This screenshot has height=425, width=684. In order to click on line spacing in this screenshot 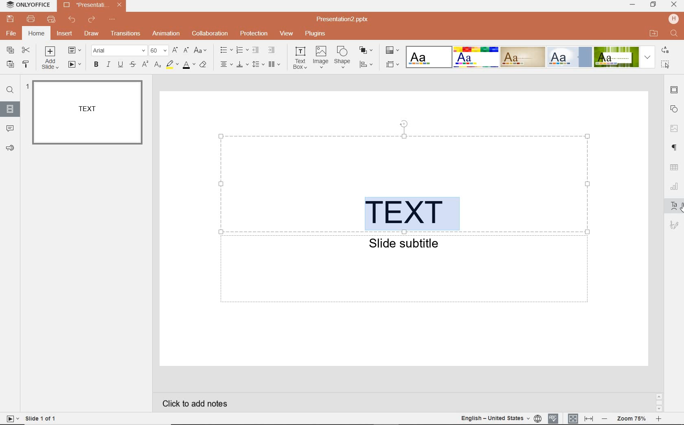, I will do `click(258, 64)`.